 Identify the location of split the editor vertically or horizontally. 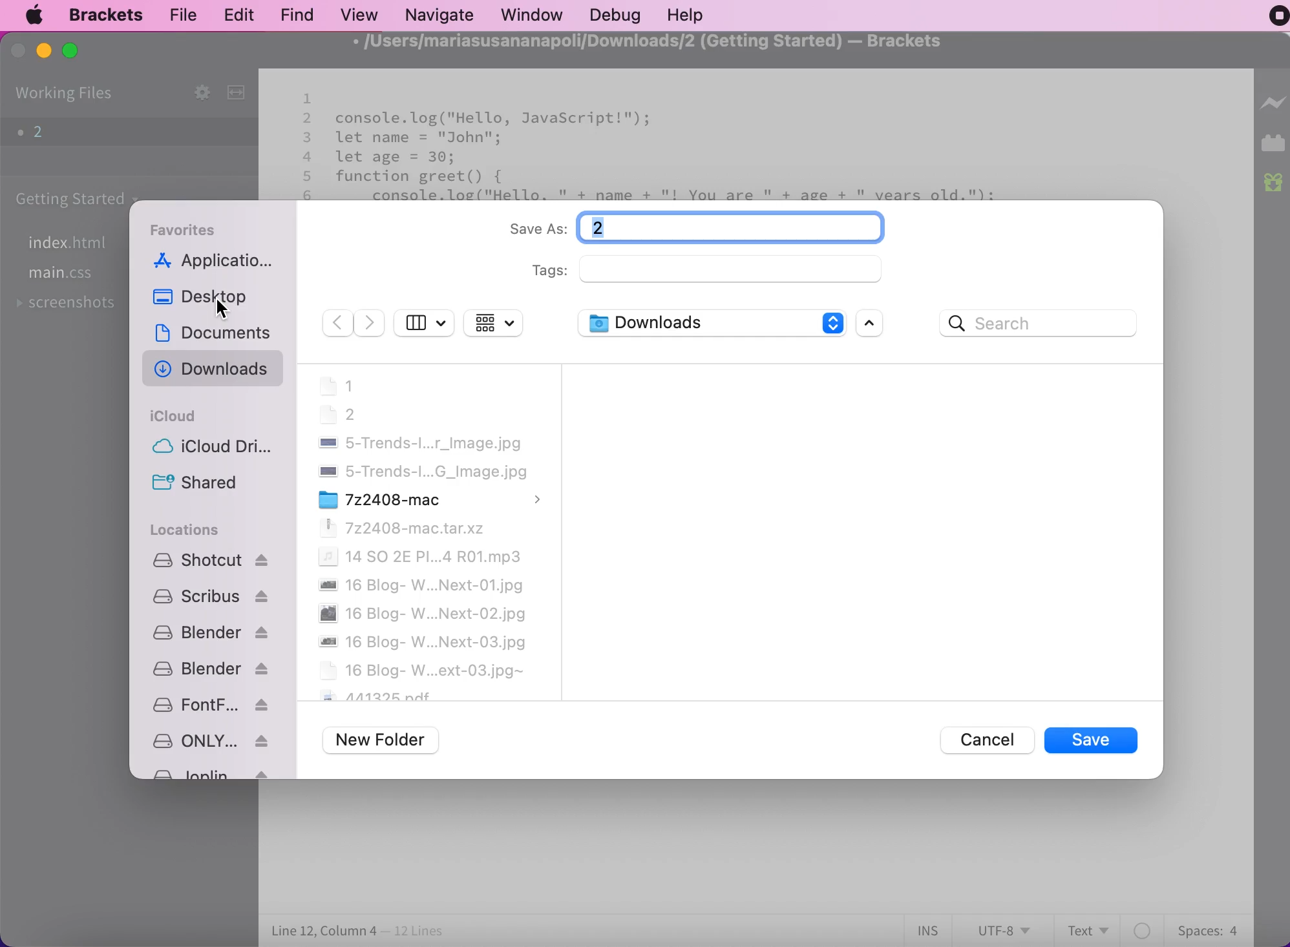
(240, 94).